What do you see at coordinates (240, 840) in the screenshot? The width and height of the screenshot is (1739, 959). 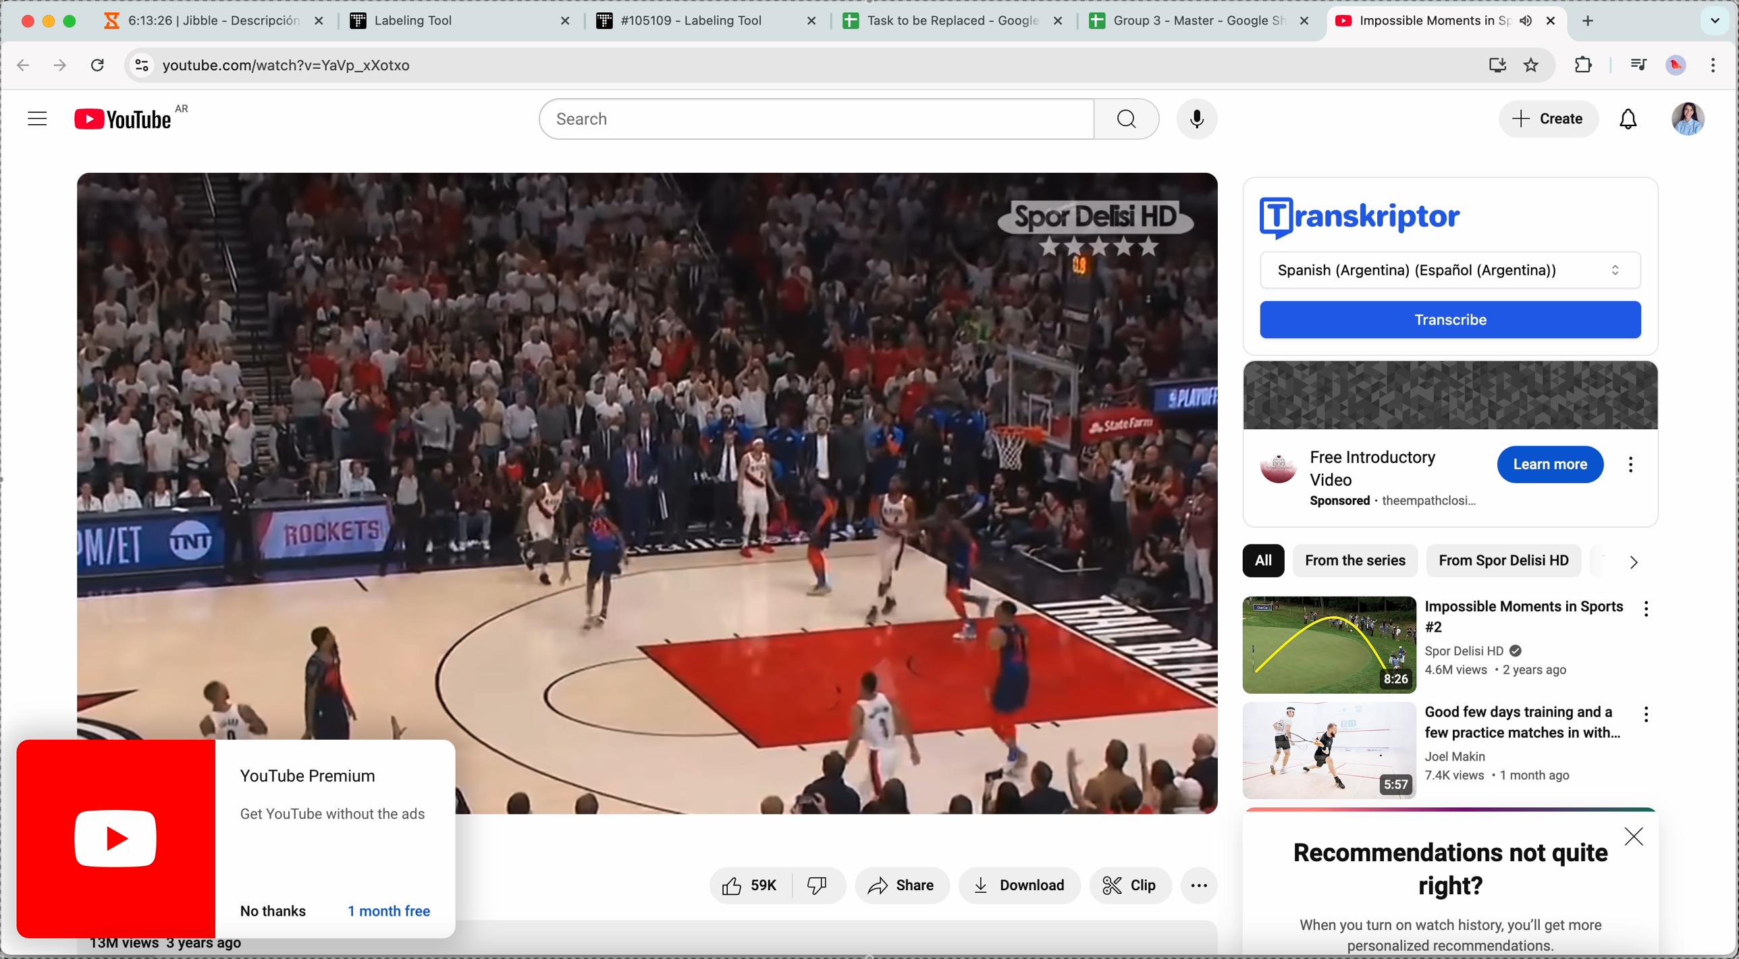 I see `notification` at bounding box center [240, 840].